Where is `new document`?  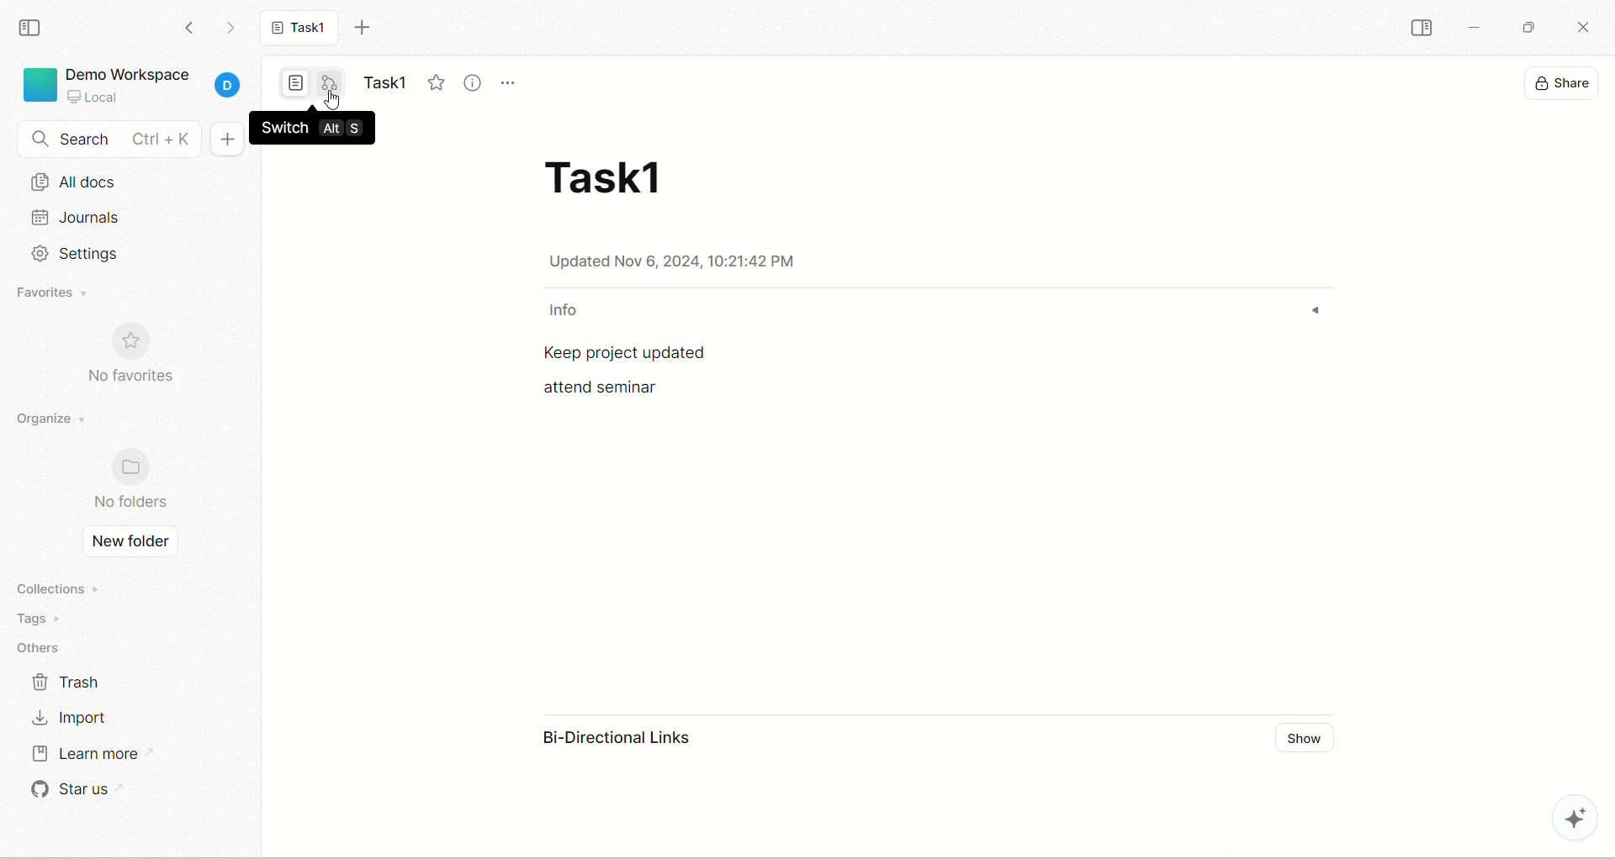
new document is located at coordinates (228, 141).